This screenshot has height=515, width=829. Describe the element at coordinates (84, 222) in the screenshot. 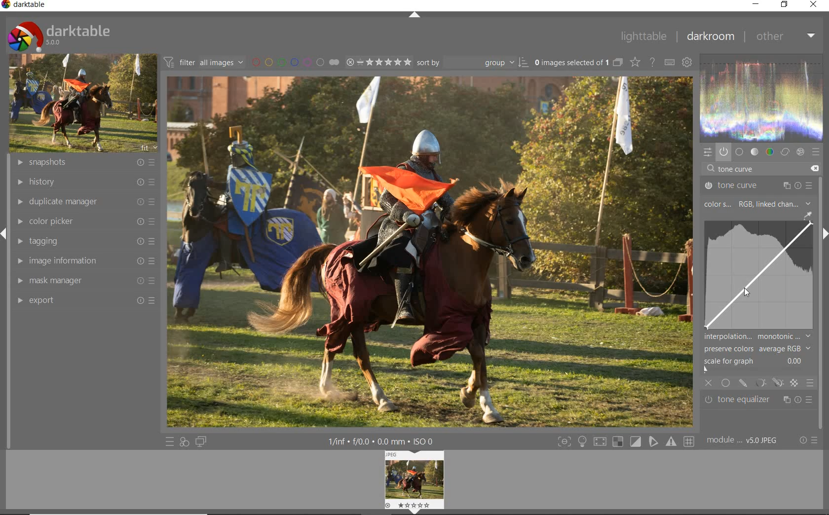

I see `color picker` at that location.